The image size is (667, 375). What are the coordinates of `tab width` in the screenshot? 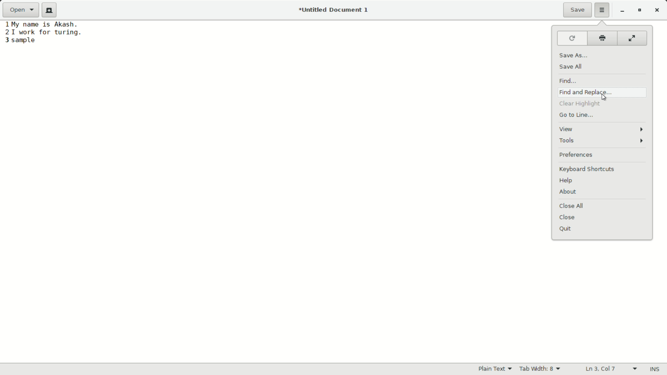 It's located at (540, 369).